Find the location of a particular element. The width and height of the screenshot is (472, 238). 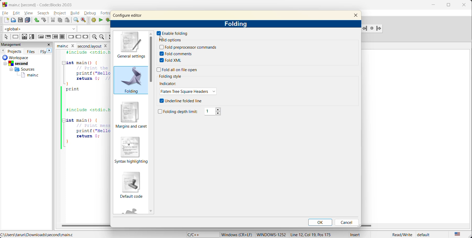

code completion compiler is located at coordinates (54, 28).